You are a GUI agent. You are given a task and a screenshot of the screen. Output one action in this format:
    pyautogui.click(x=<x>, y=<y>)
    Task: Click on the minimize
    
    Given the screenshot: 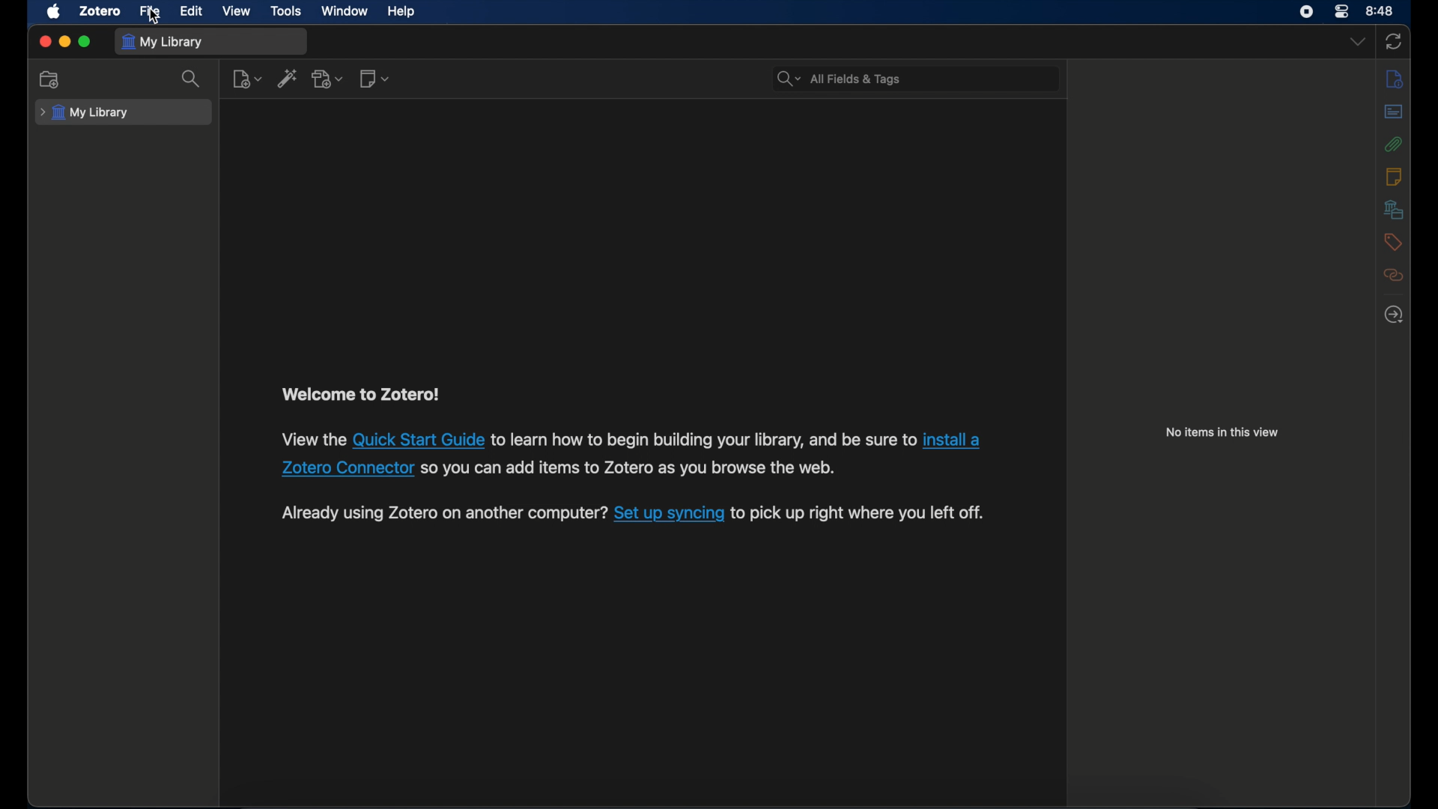 What is the action you would take?
    pyautogui.click(x=64, y=41)
    